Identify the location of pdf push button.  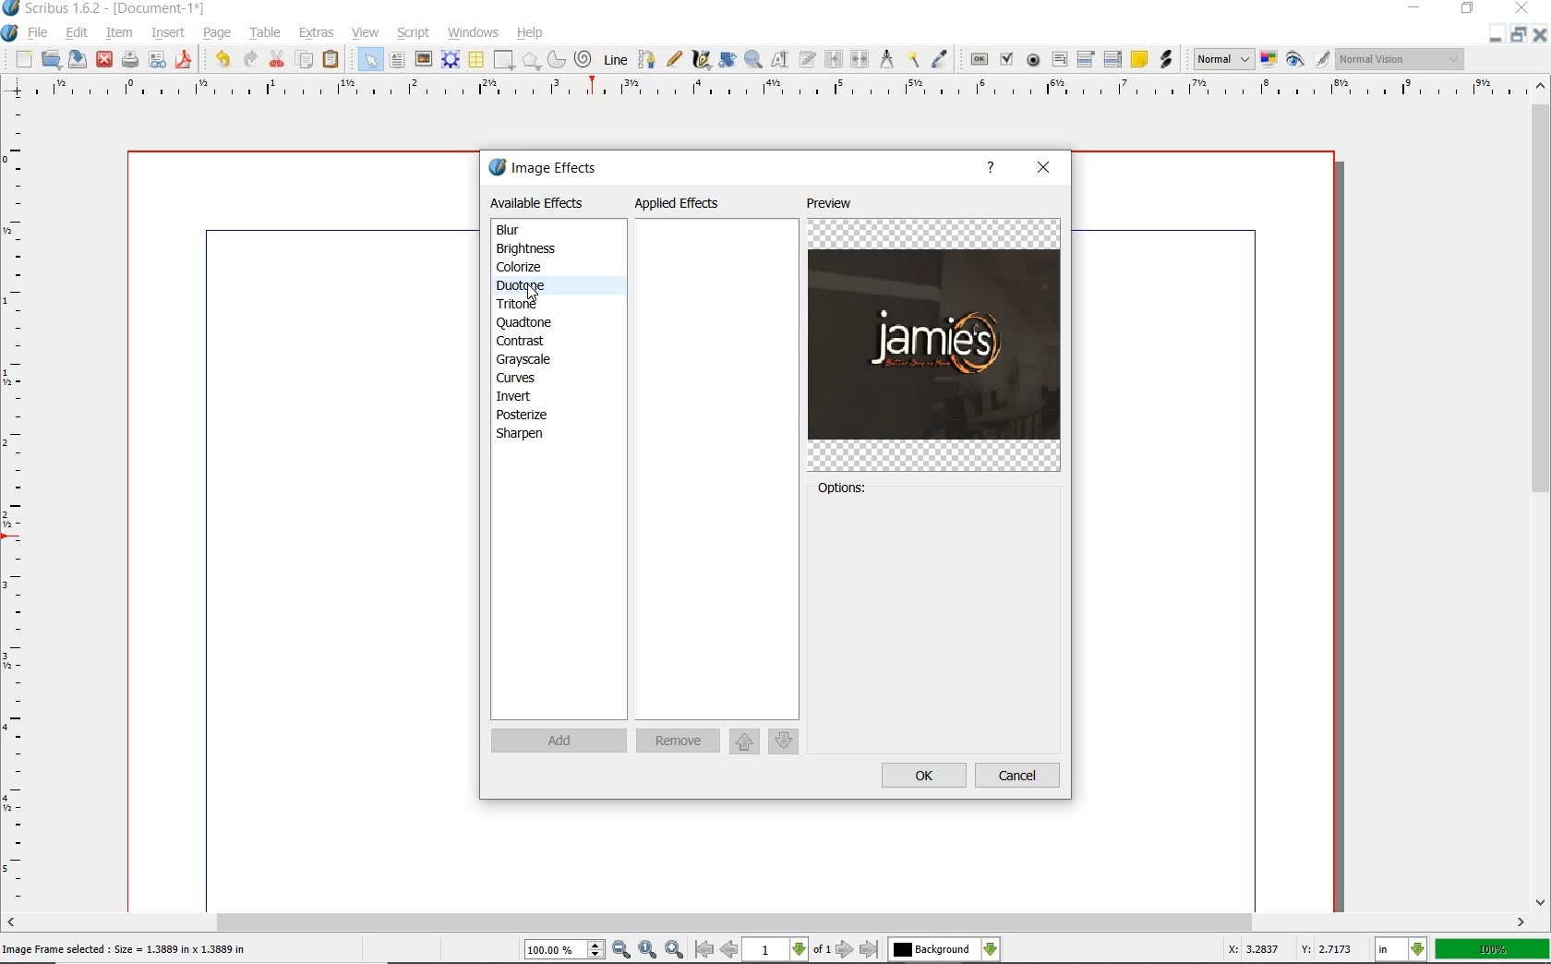
(980, 60).